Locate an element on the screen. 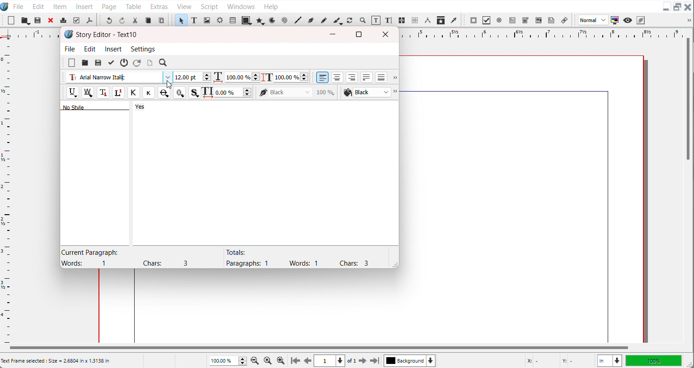 This screenshot has height=368, width=694. Text is located at coordinates (103, 106).